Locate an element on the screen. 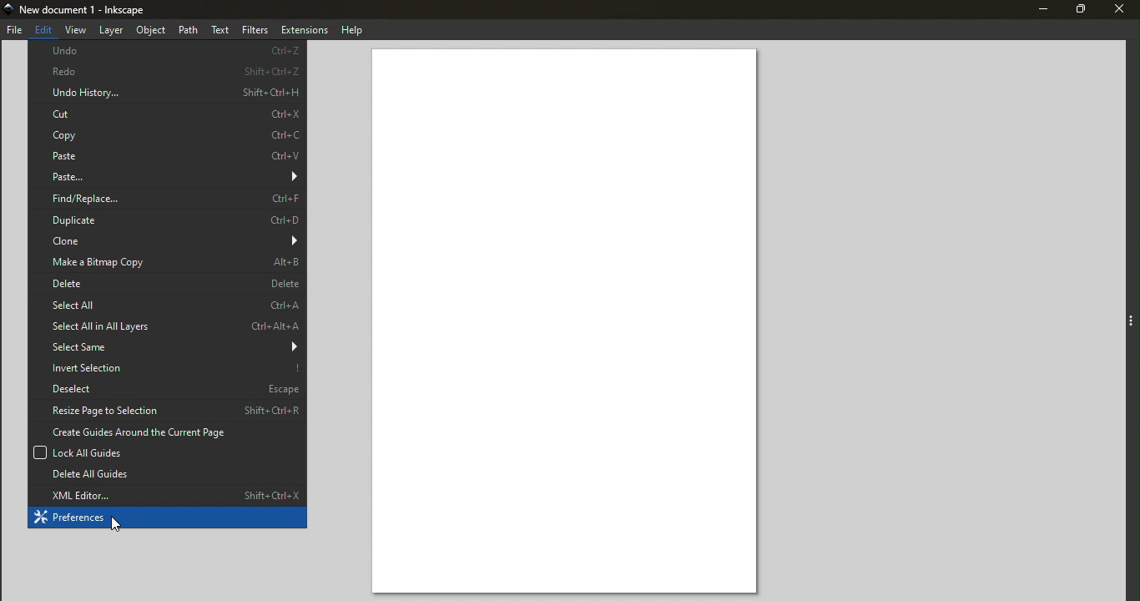 The height and width of the screenshot is (601, 1140). Text is located at coordinates (221, 28).